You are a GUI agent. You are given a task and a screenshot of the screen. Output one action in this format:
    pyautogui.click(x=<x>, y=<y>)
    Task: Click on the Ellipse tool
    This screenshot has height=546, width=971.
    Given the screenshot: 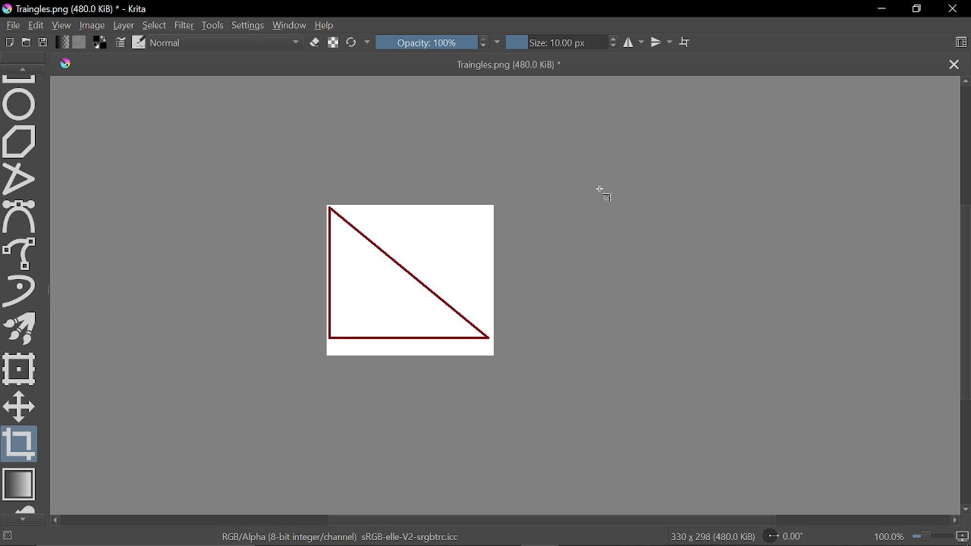 What is the action you would take?
    pyautogui.click(x=20, y=103)
    